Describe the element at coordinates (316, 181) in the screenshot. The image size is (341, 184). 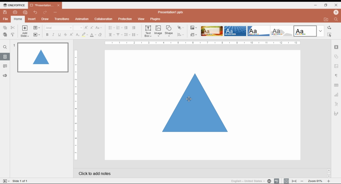
I see `zoom in/zoom out` at that location.